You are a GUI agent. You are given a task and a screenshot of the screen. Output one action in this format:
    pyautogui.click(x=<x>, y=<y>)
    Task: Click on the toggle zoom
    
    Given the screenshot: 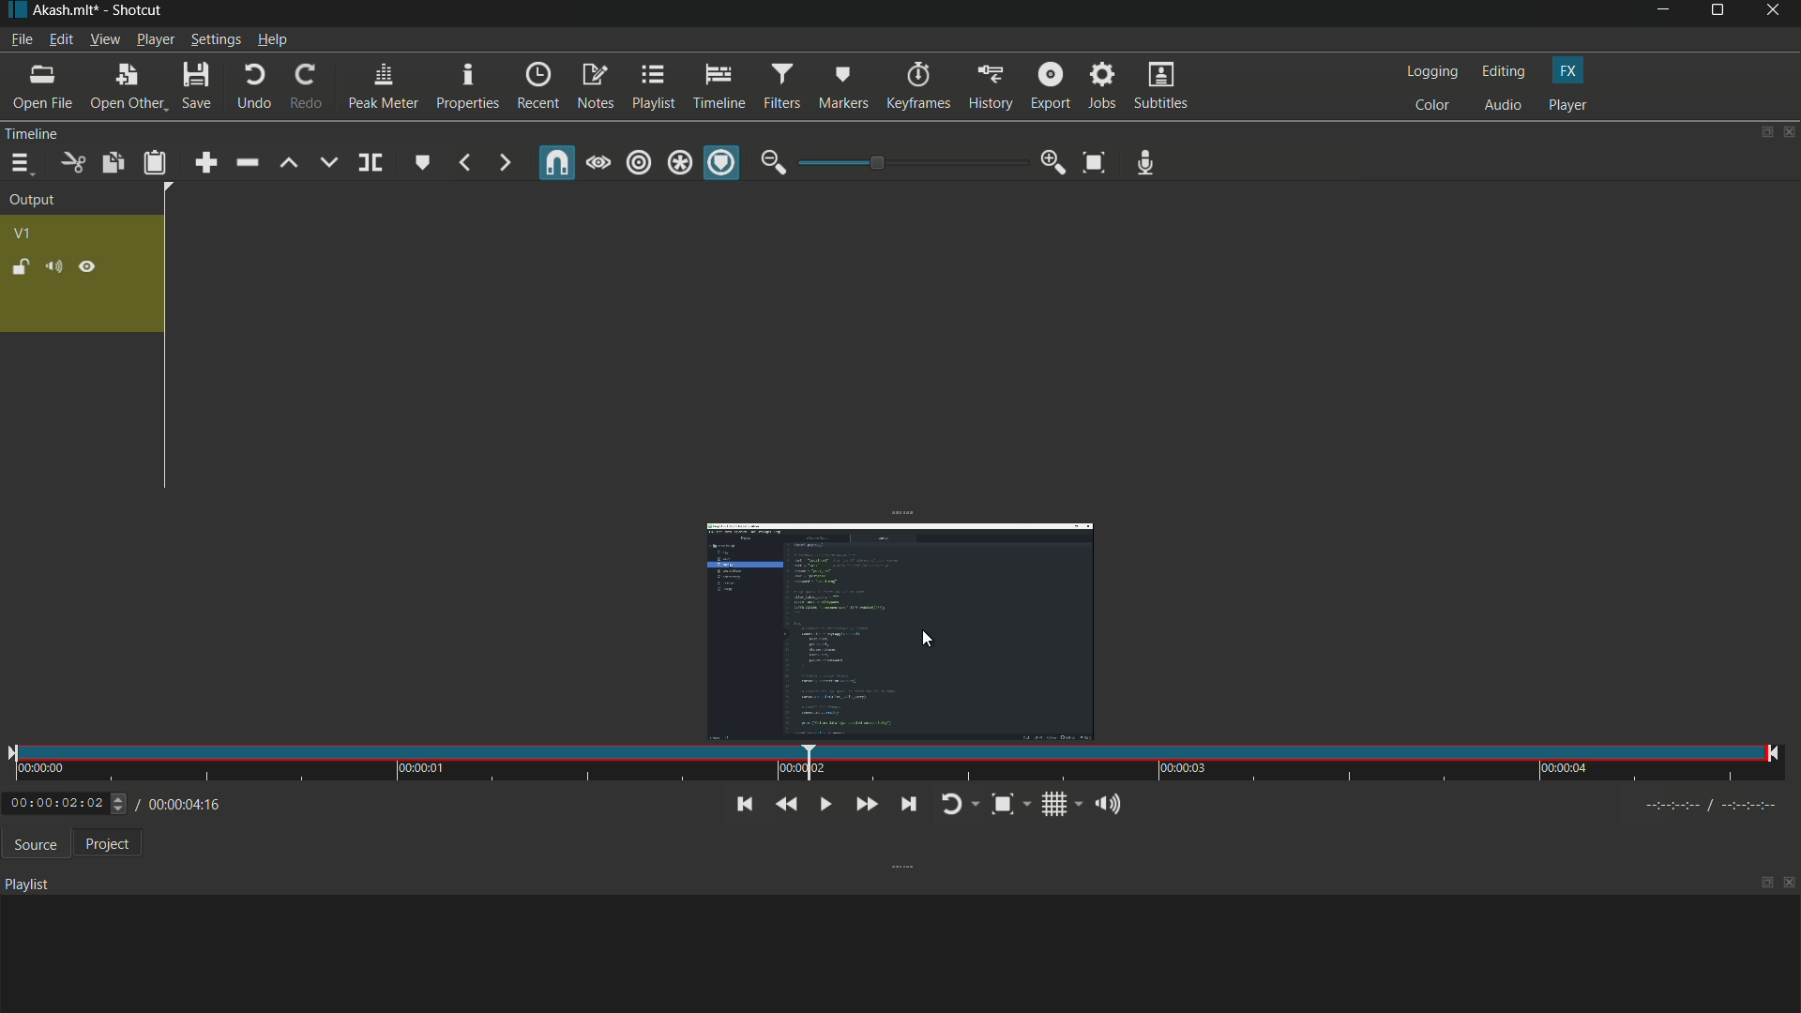 What is the action you would take?
    pyautogui.click(x=1096, y=161)
    